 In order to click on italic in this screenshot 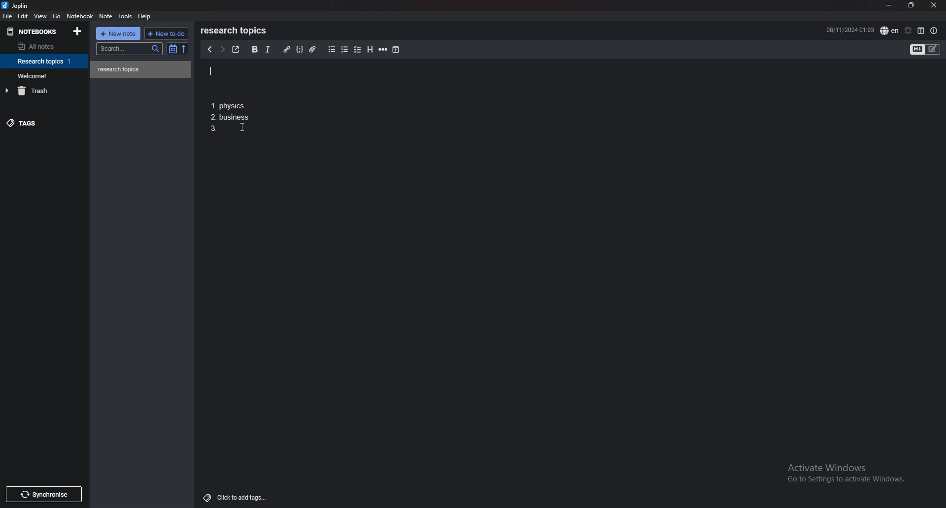, I will do `click(268, 49)`.